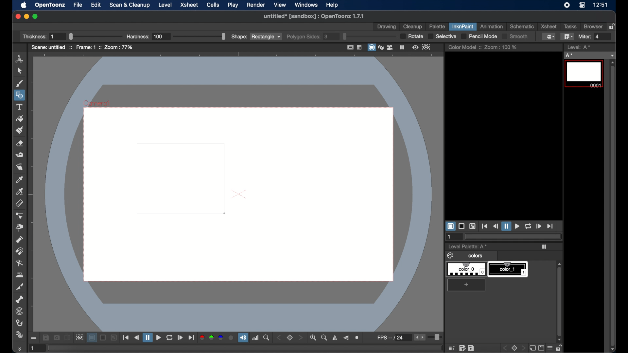 The width and height of the screenshot is (628, 353). I want to click on field guide, so click(360, 47).